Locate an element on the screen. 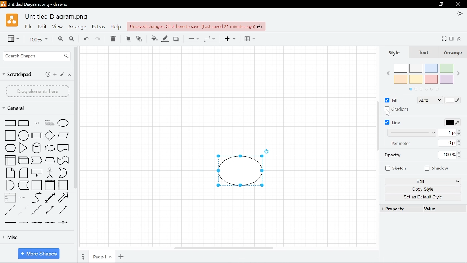 Image resolution: width=467 pixels, height=263 pixels. Zoom in is located at coordinates (60, 39).